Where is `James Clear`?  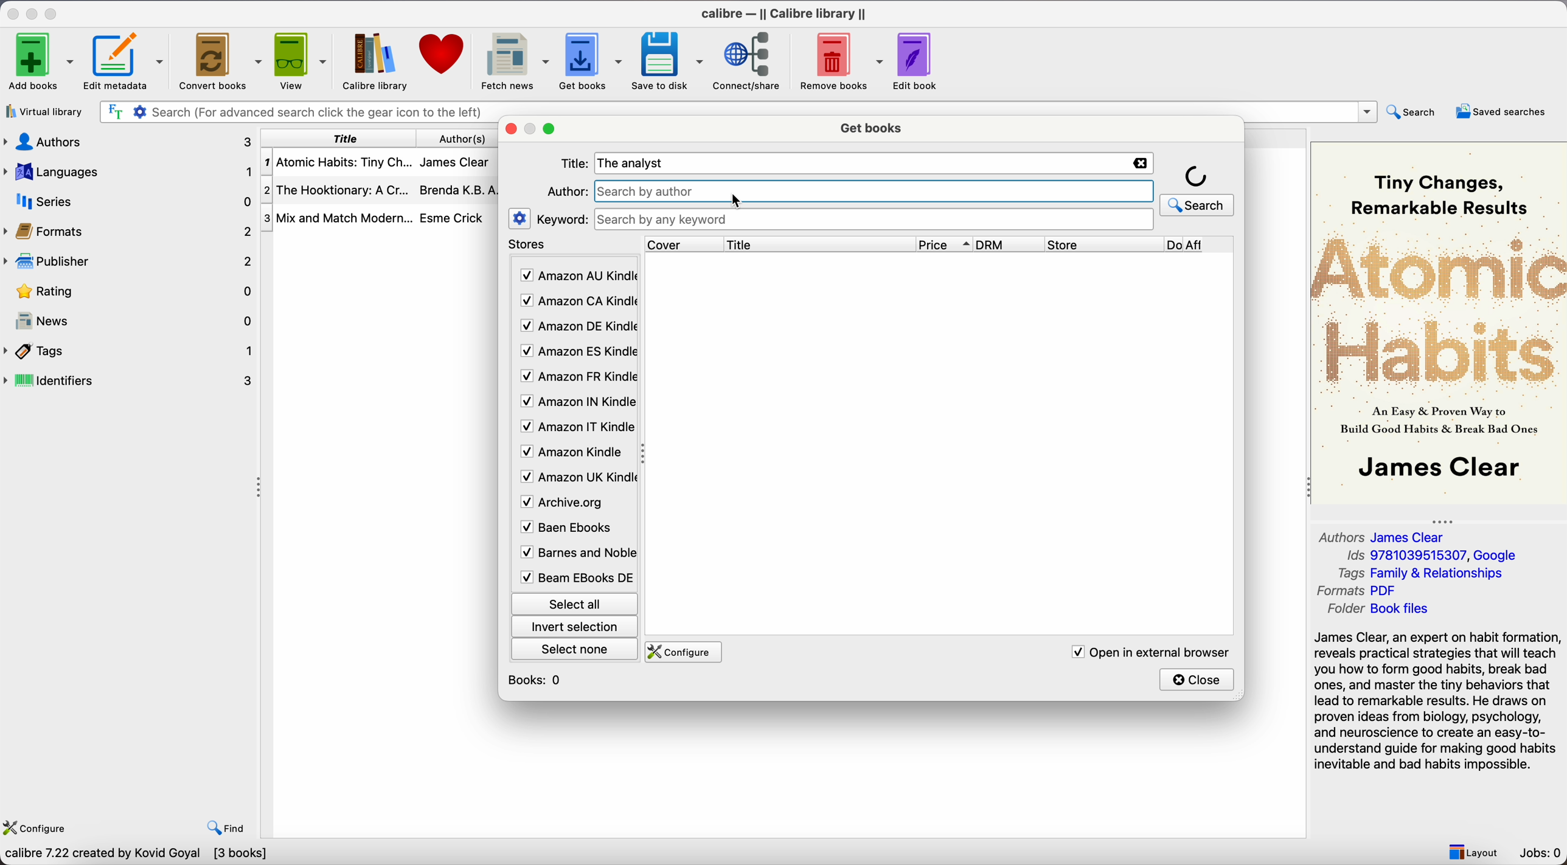
James Clear is located at coordinates (459, 165).